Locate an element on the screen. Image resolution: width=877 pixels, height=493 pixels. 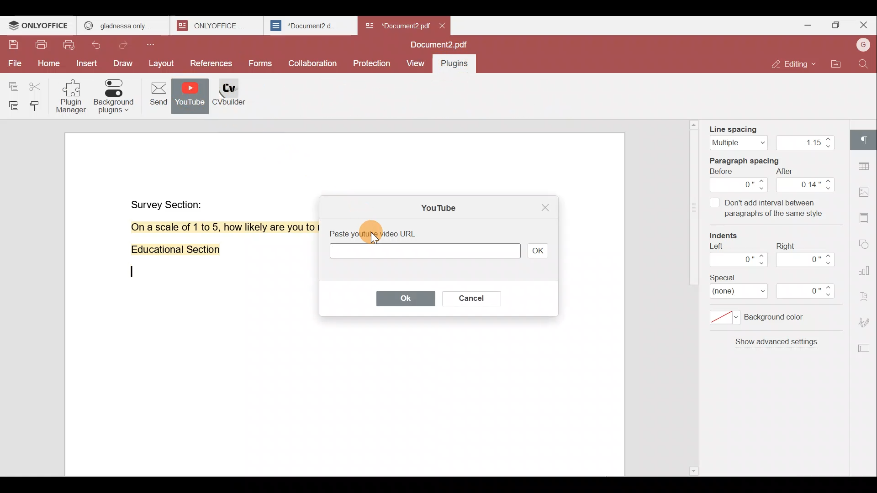
YouTube is located at coordinates (435, 206).